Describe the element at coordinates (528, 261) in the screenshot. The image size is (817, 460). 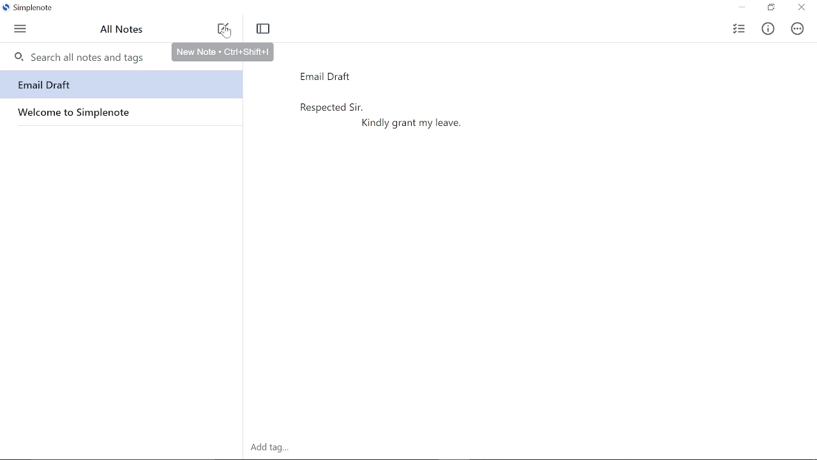
I see `Body of the current note` at that location.